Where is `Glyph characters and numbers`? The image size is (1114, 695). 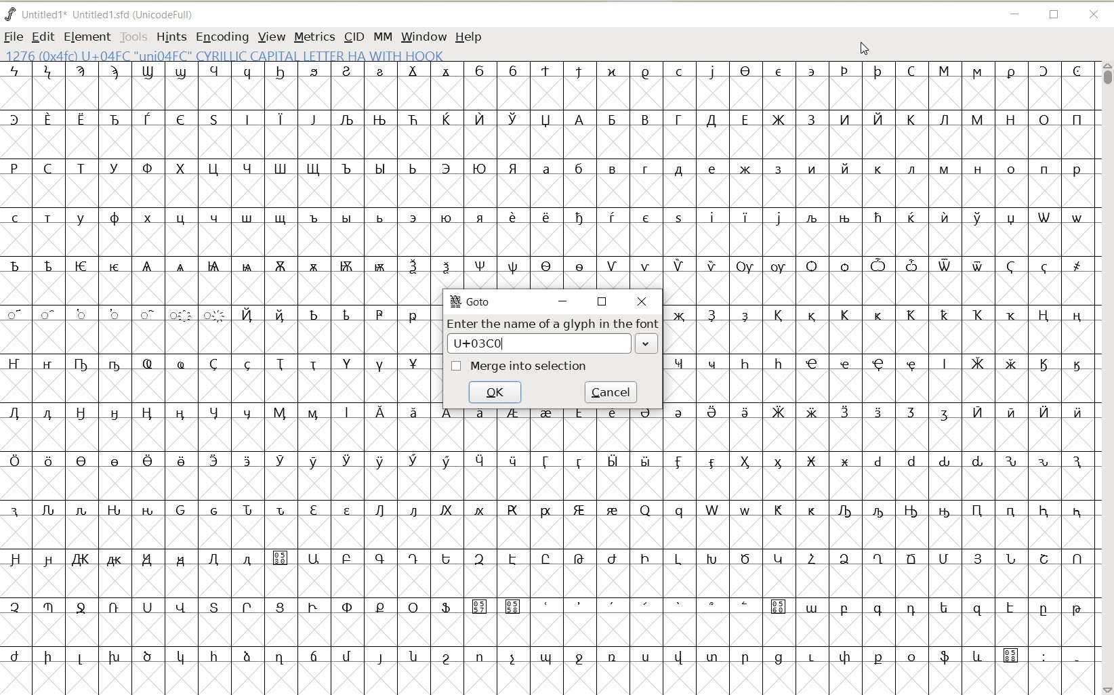 Glyph characters and numbers is located at coordinates (215, 379).